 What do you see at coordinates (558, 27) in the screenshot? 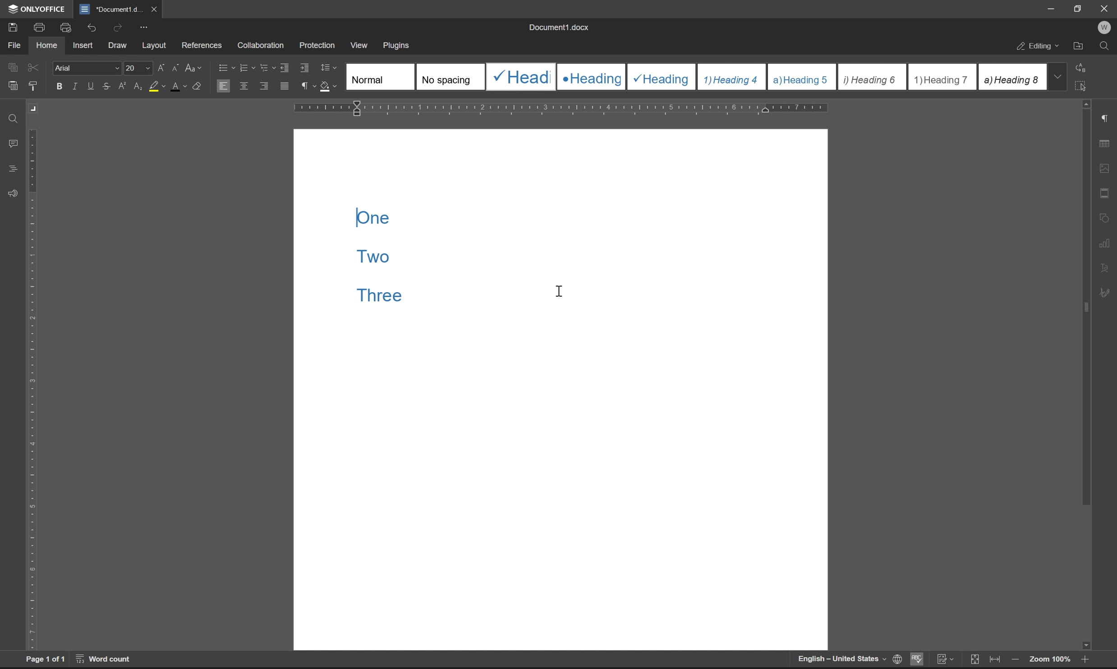
I see `document1.docx` at bounding box center [558, 27].